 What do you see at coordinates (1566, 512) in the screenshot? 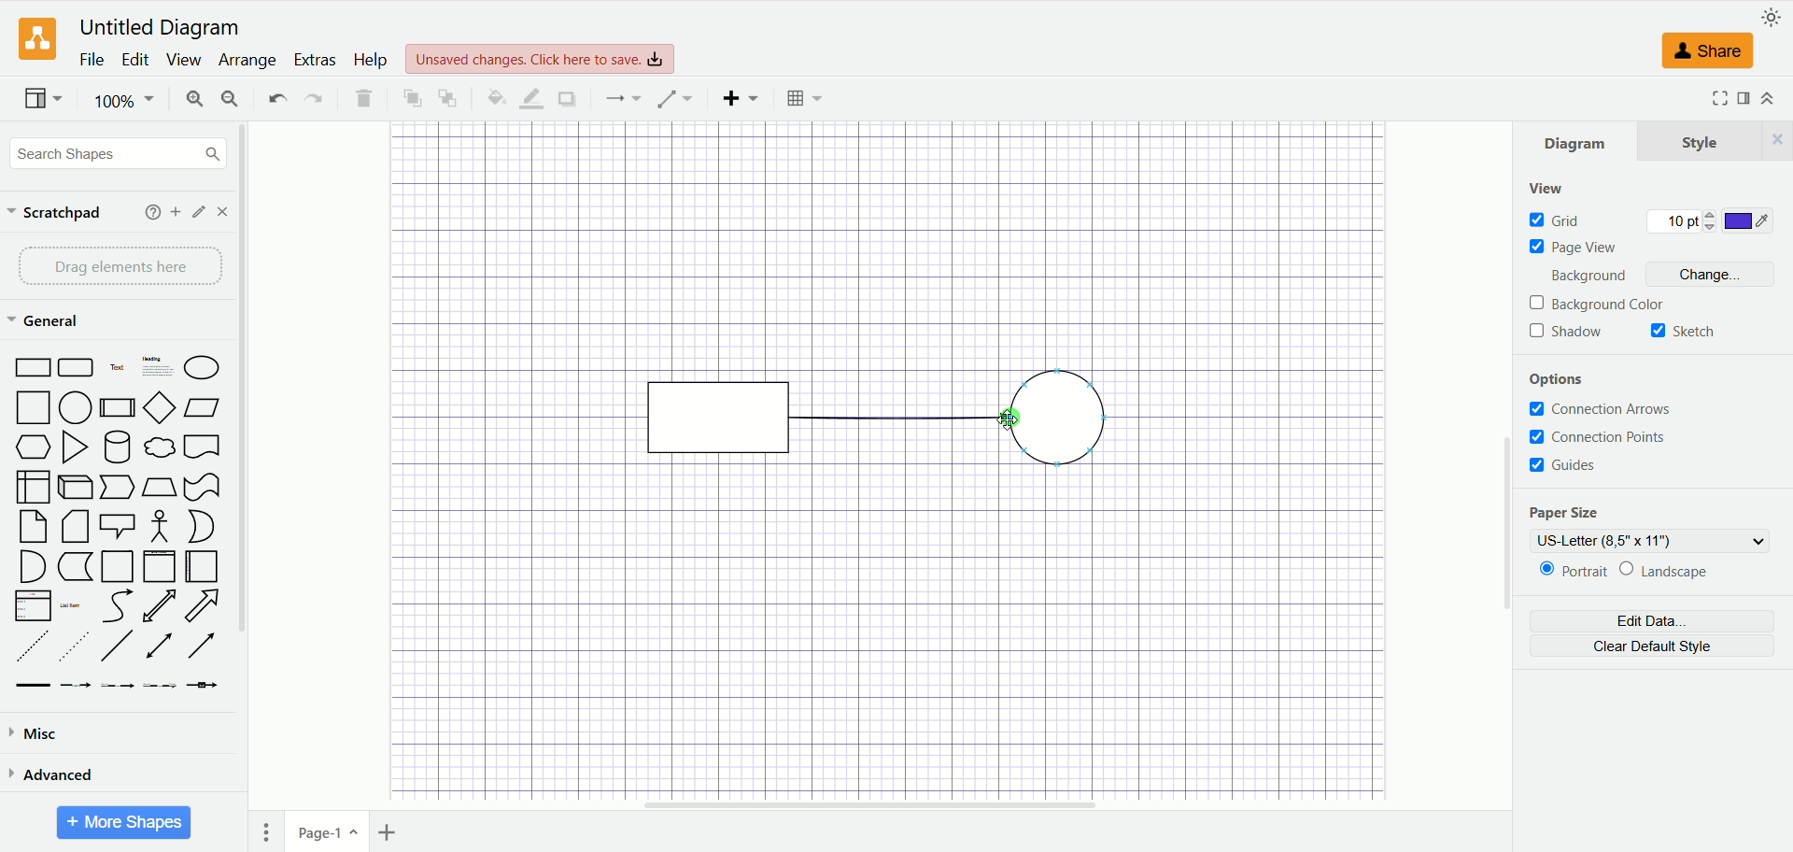
I see `paper size` at bounding box center [1566, 512].